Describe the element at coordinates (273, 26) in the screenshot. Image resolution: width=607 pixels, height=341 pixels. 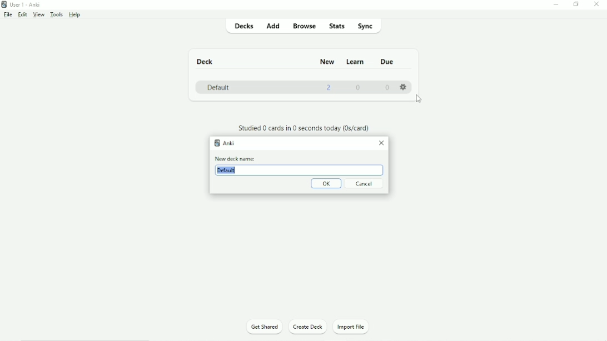
I see `Add` at that location.